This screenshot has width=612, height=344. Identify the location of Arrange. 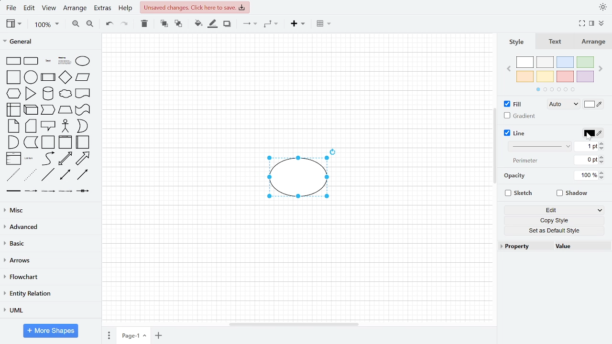
(595, 43).